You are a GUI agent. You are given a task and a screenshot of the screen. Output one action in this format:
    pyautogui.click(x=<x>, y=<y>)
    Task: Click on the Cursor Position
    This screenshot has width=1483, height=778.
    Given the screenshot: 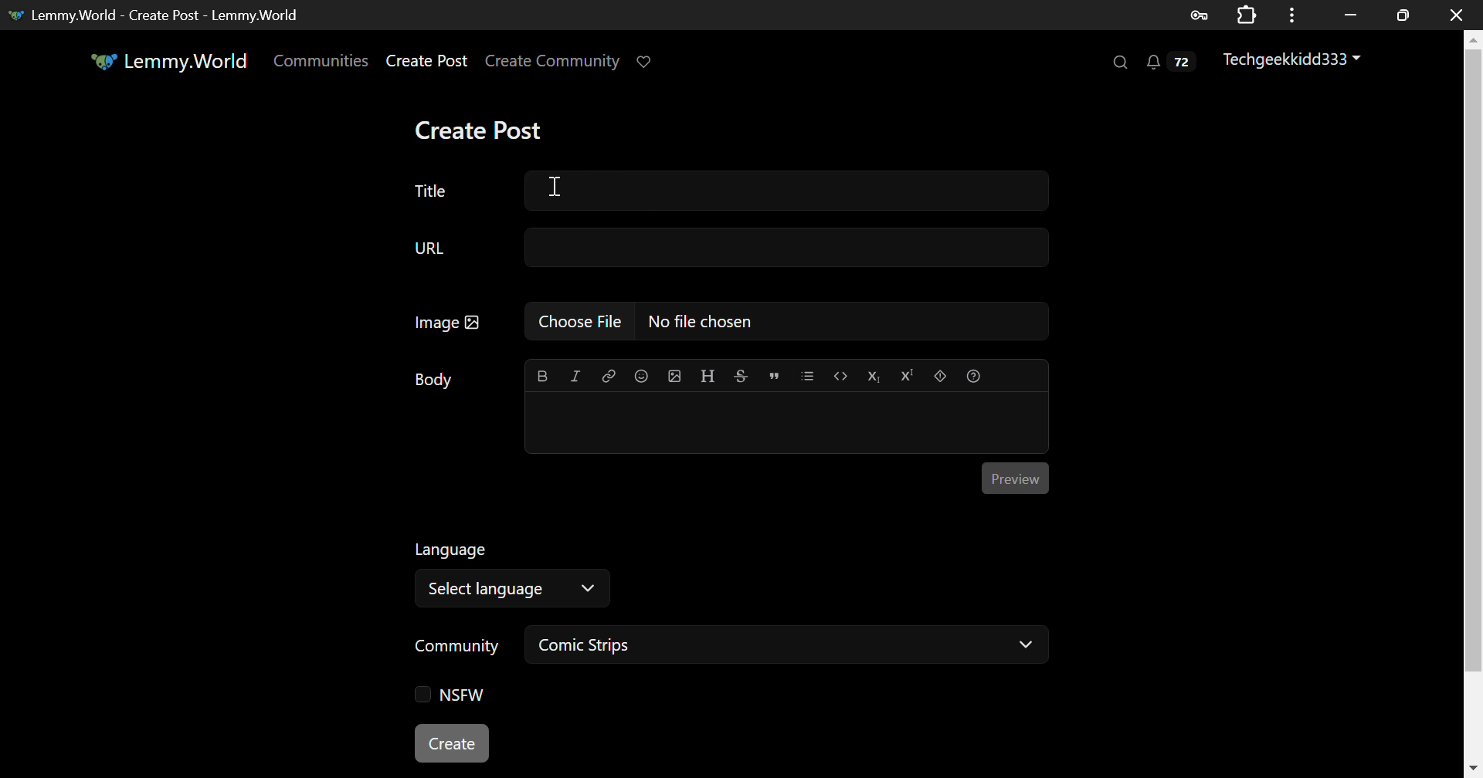 What is the action you would take?
    pyautogui.click(x=557, y=187)
    